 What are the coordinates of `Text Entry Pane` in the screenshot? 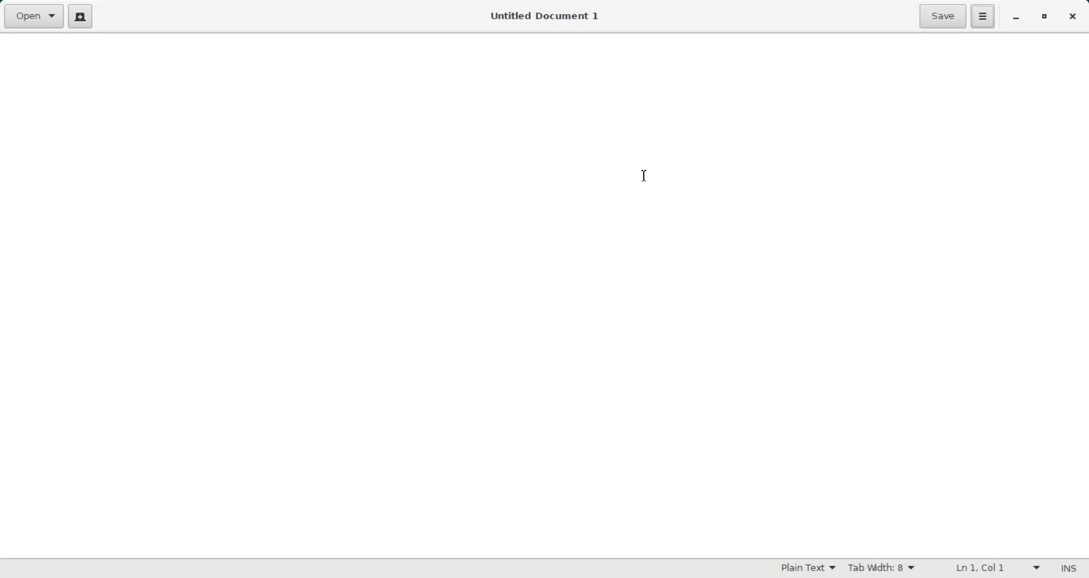 It's located at (542, 294).